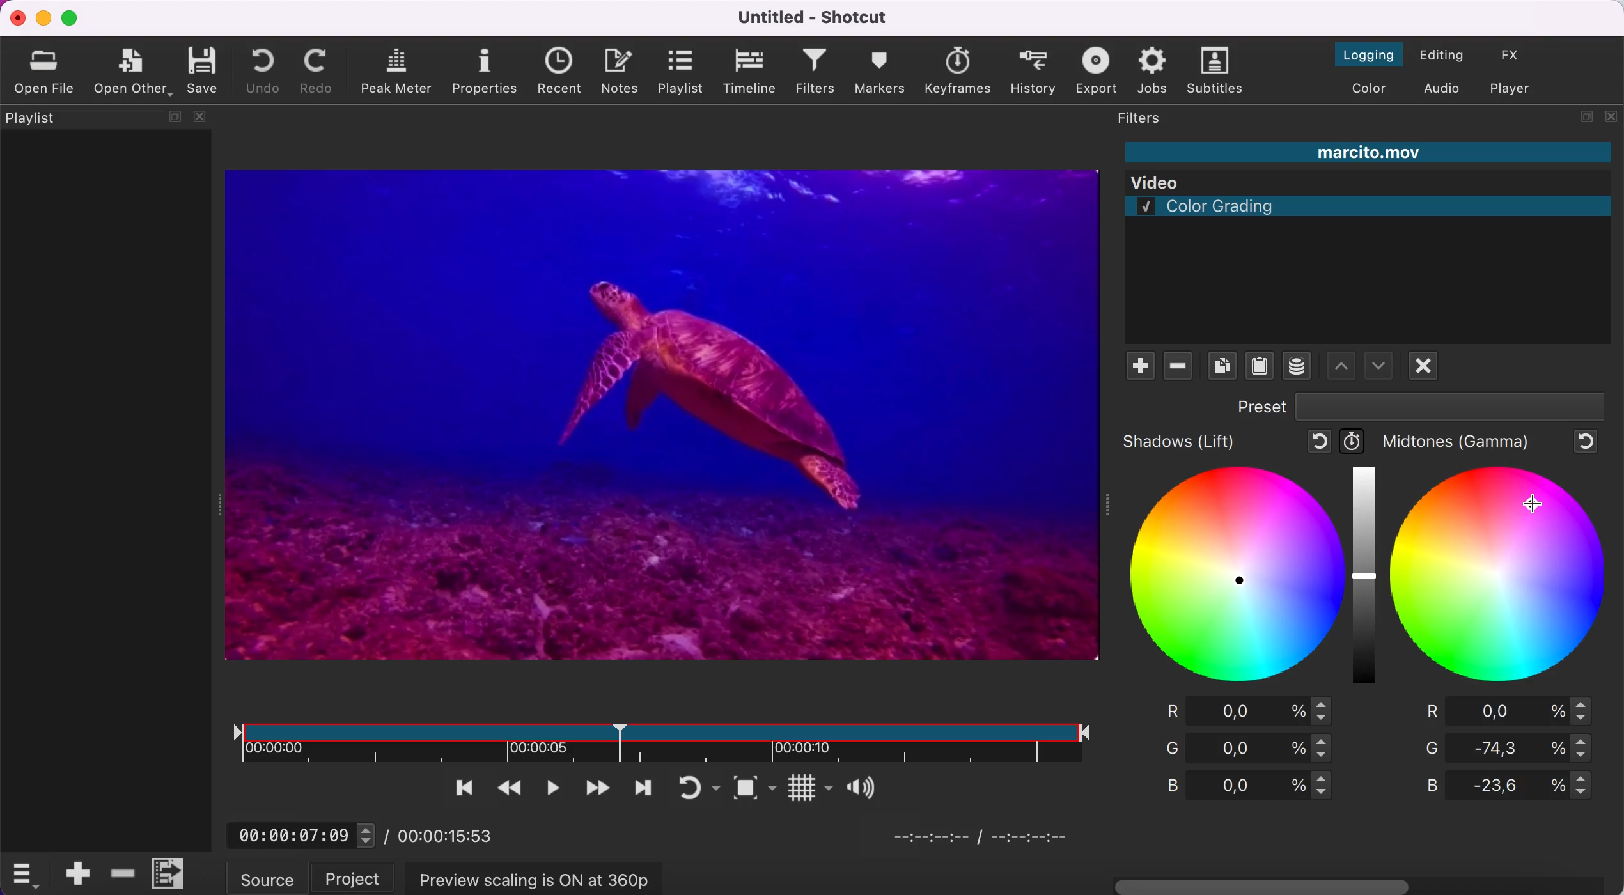  Describe the element at coordinates (812, 72) in the screenshot. I see `filters` at that location.